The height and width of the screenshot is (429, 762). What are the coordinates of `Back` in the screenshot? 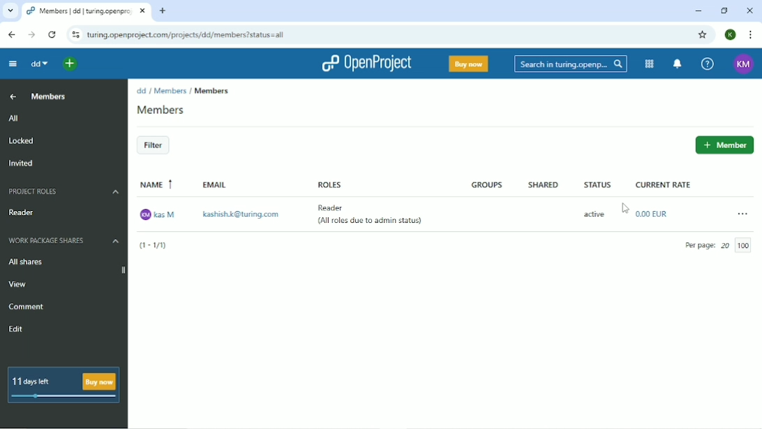 It's located at (10, 34).